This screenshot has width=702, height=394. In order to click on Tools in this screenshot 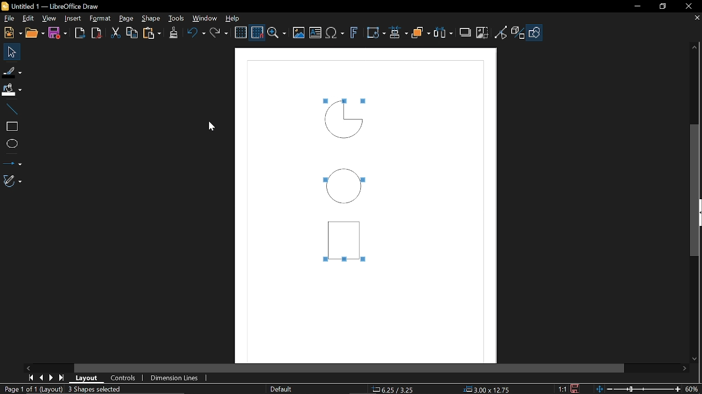, I will do `click(176, 19)`.